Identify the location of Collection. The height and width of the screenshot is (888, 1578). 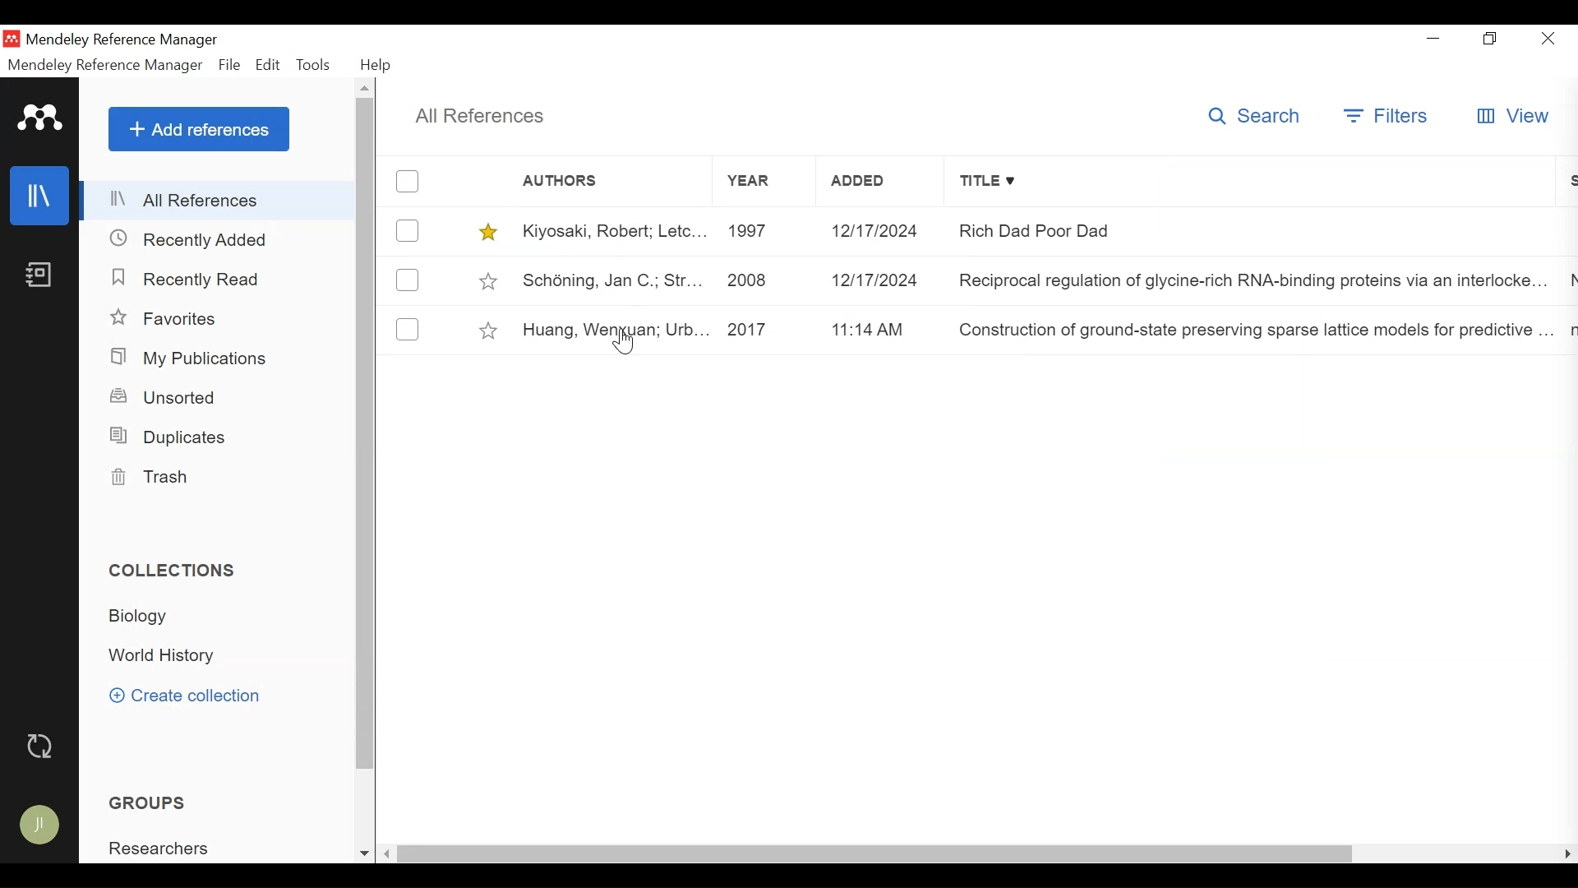
(166, 657).